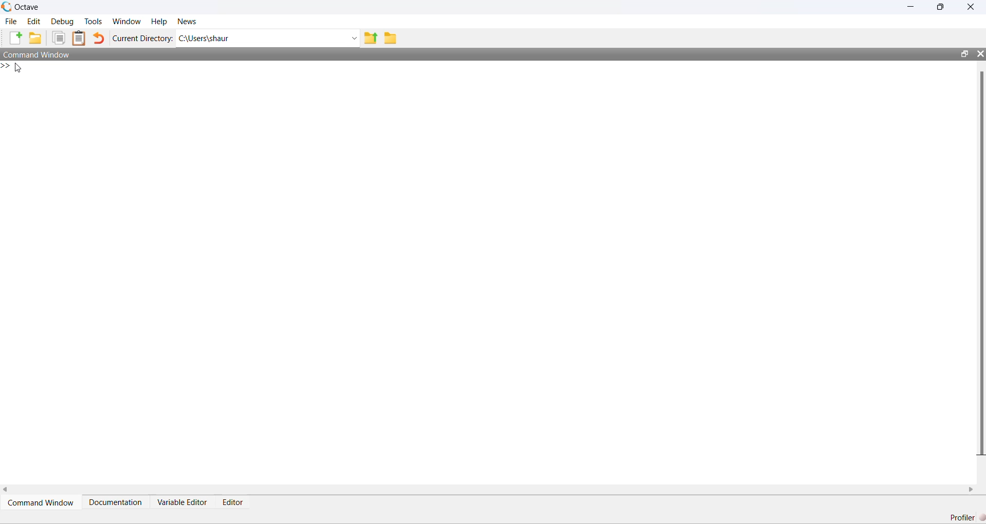 The height and width of the screenshot is (524, 986). What do you see at coordinates (390, 39) in the screenshot?
I see `folder` at bounding box center [390, 39].